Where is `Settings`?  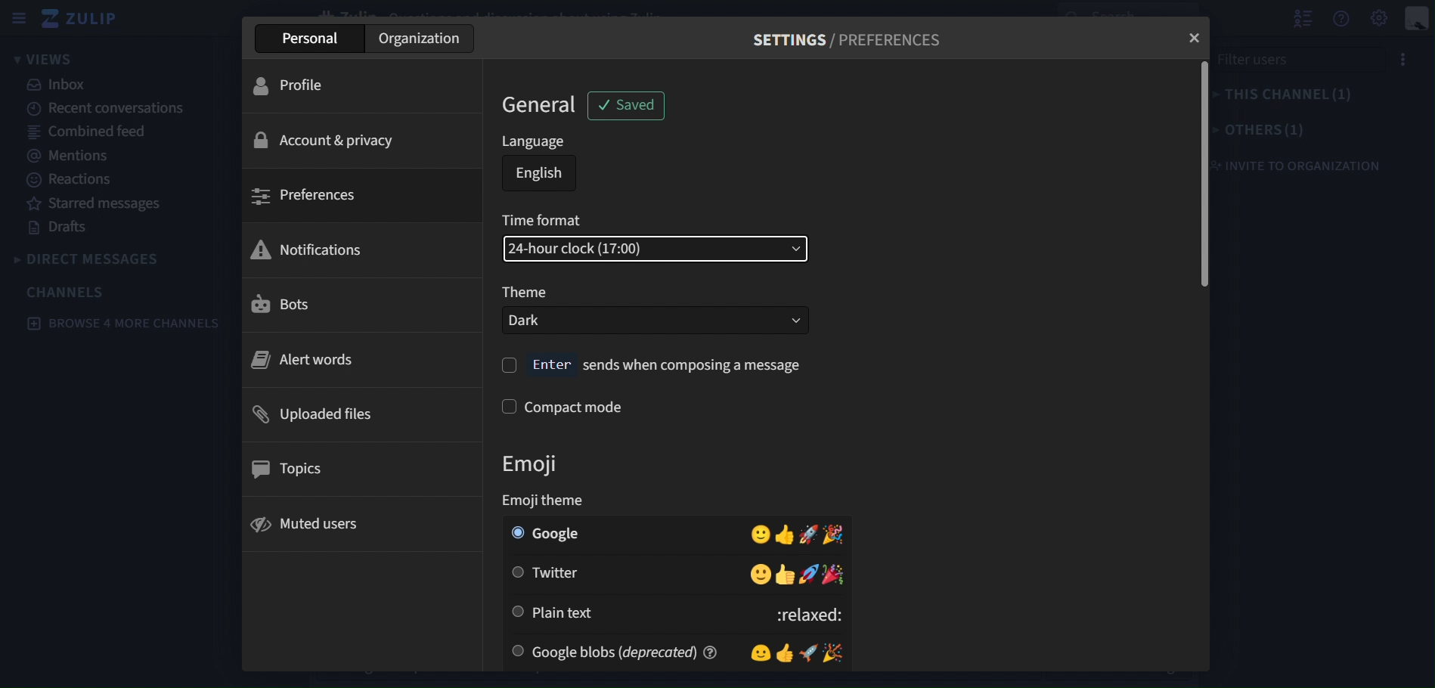
Settings is located at coordinates (1381, 18).